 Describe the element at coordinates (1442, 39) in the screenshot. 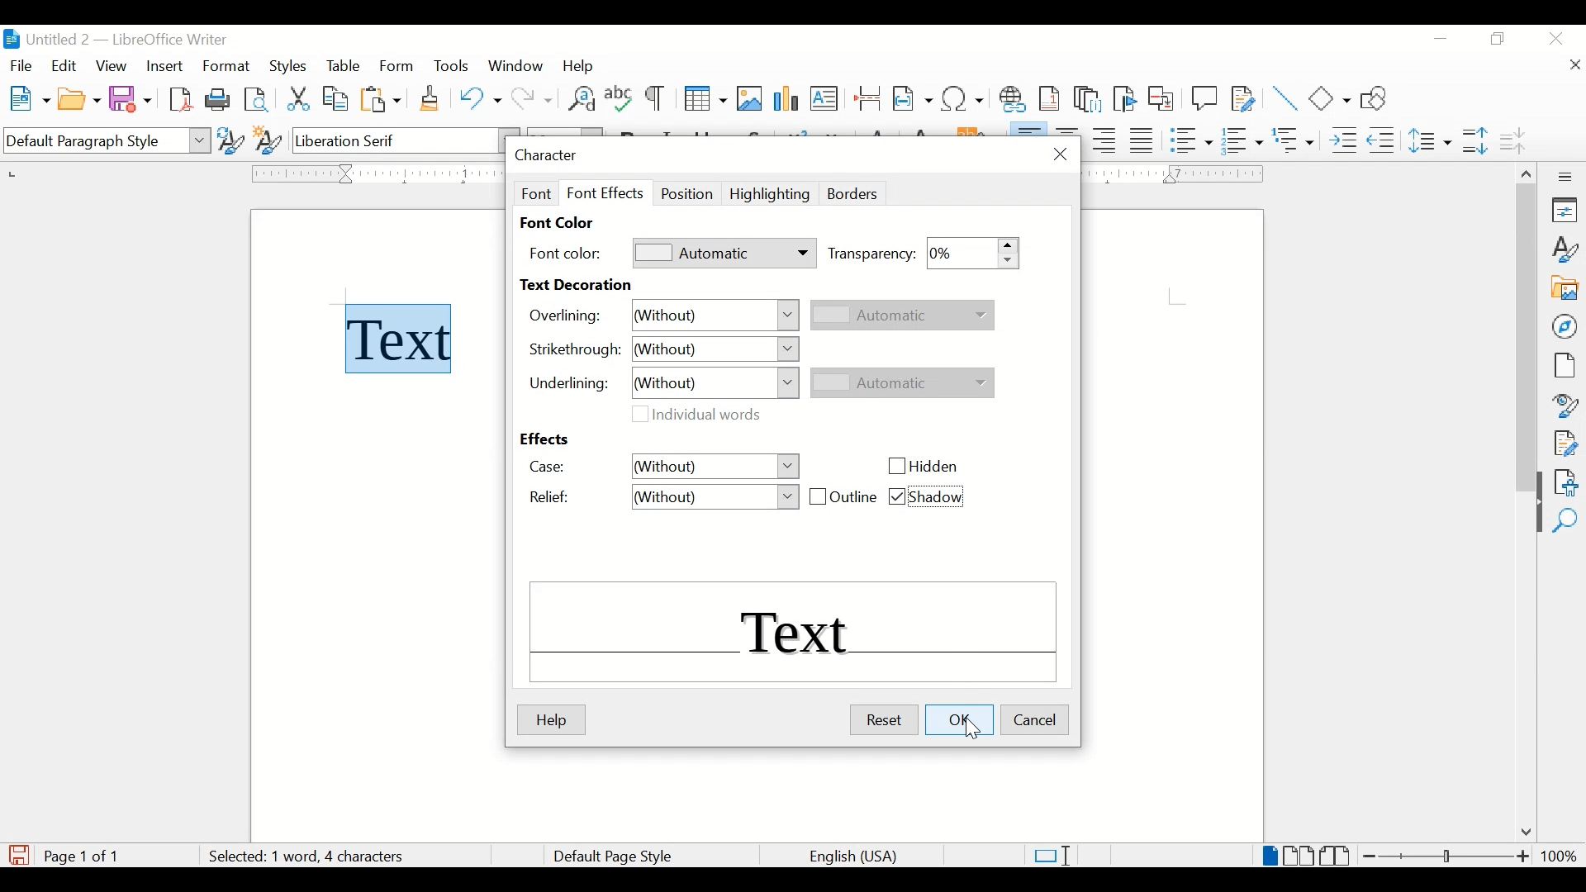

I see `minimize` at that location.